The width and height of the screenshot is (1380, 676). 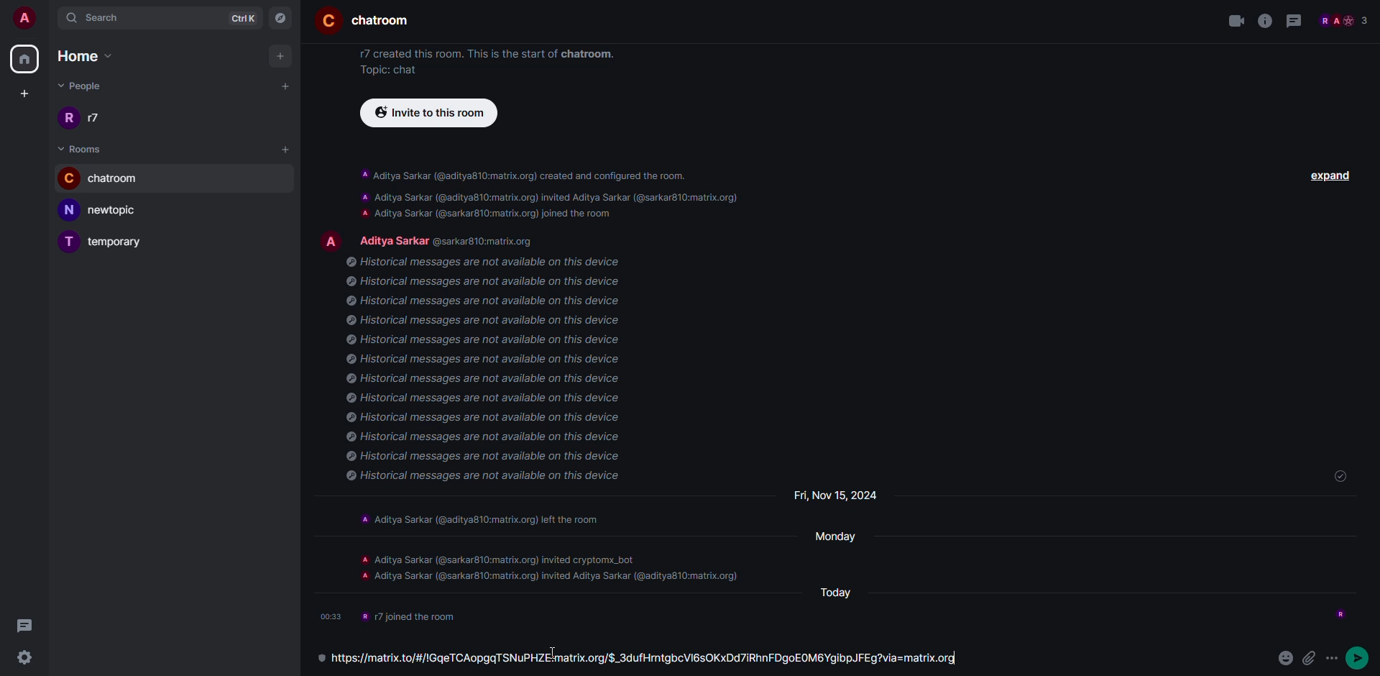 I want to click on video call, so click(x=1232, y=22).